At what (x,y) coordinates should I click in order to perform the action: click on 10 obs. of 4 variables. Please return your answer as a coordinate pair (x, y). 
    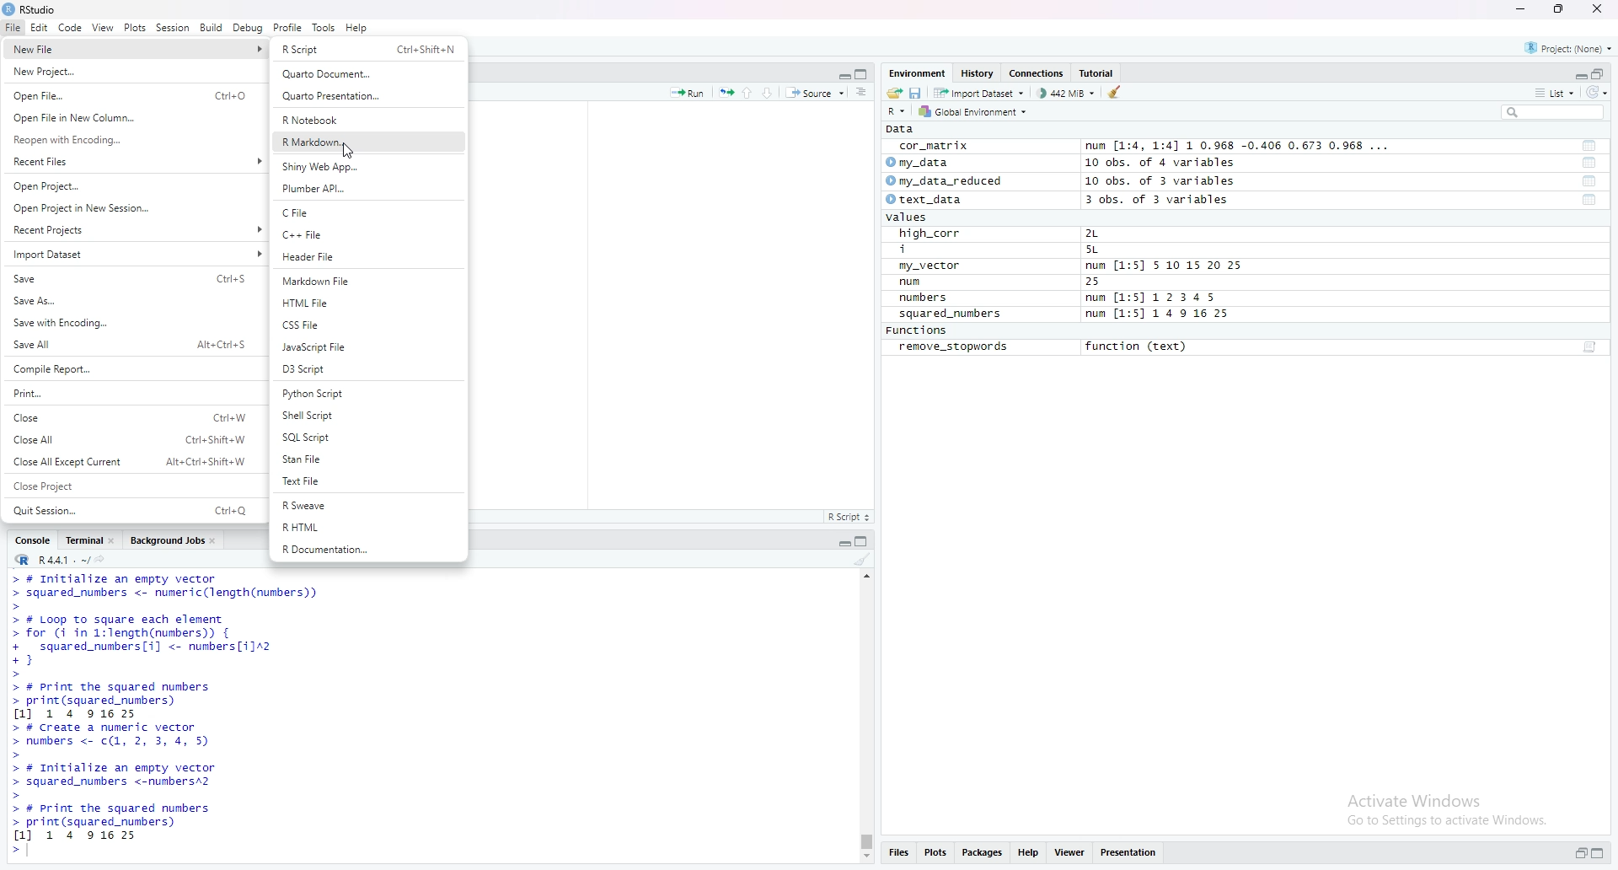
    Looking at the image, I should click on (1175, 162).